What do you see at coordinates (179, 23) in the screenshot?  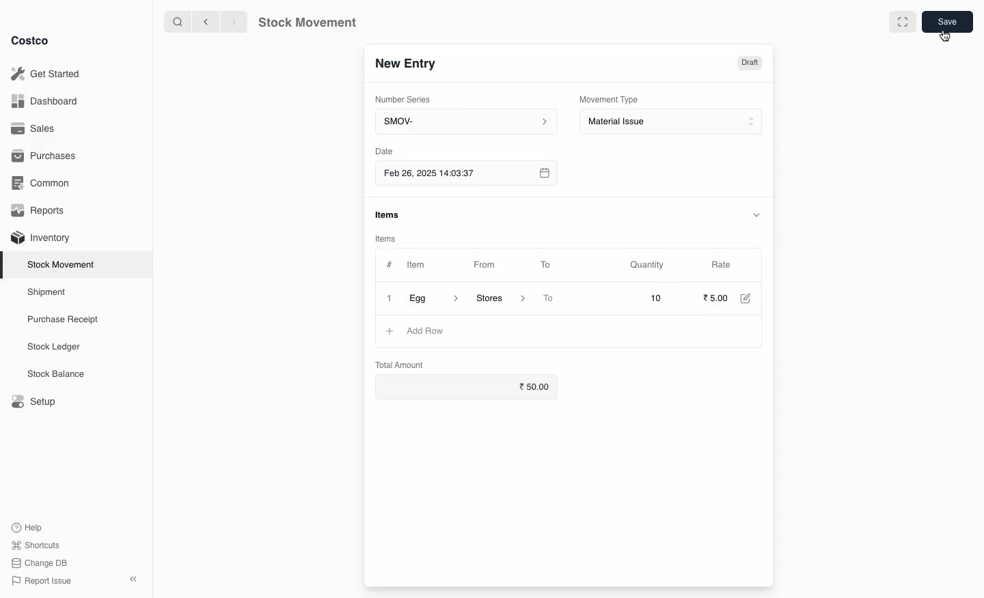 I see `search` at bounding box center [179, 23].